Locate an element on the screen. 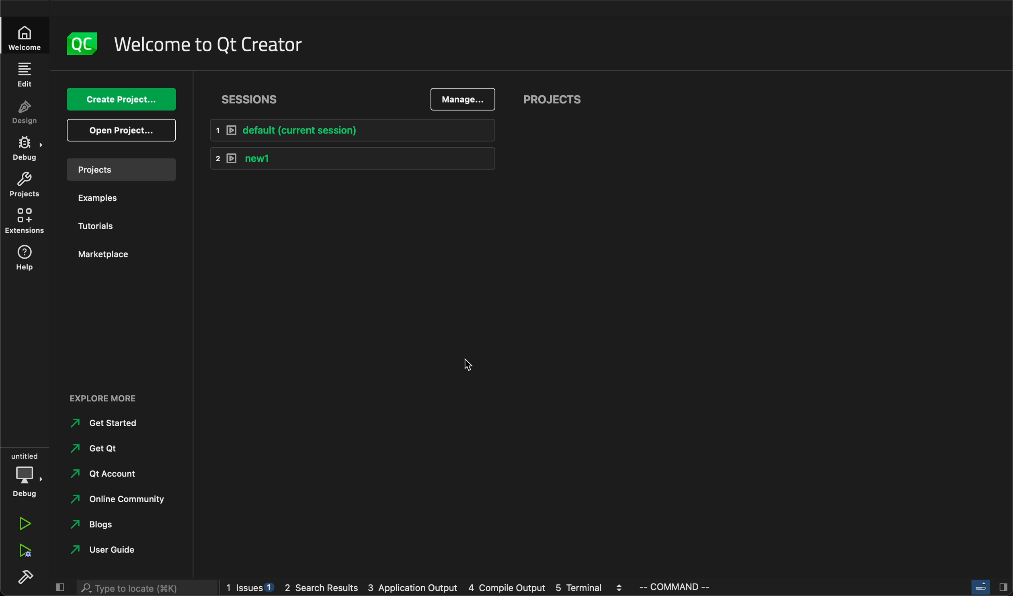 This screenshot has height=596, width=1013. search bar is located at coordinates (143, 588).